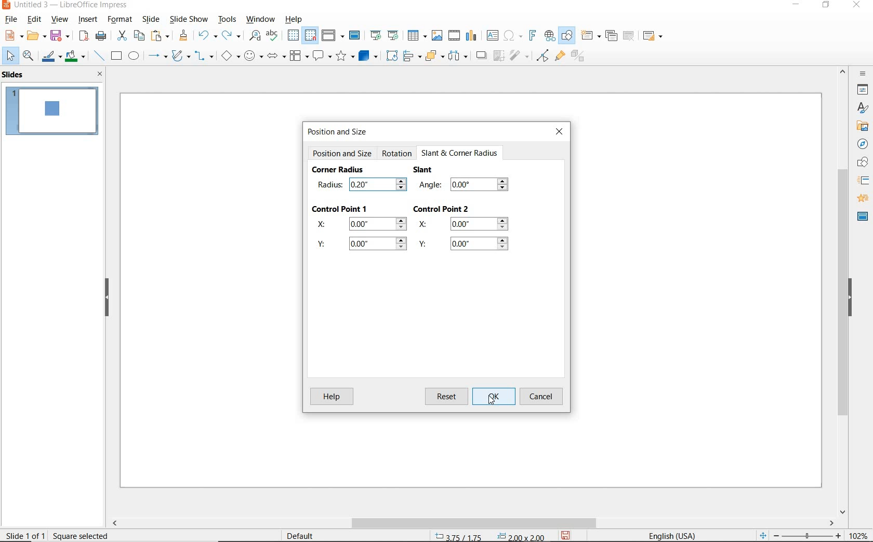  Describe the element at coordinates (28, 56) in the screenshot. I see `zoom & pan` at that location.